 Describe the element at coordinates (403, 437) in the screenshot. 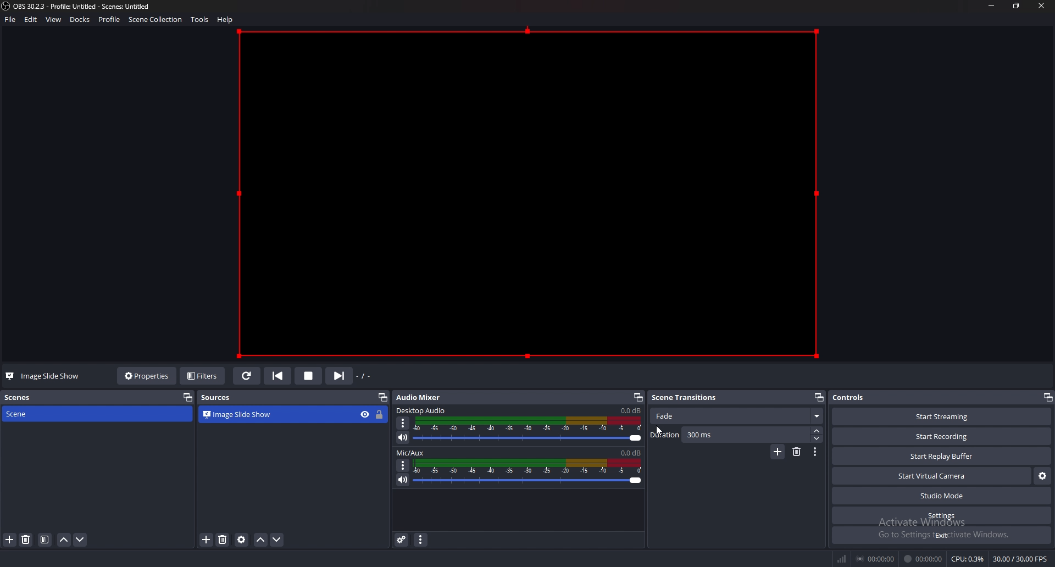

I see `mute` at that location.